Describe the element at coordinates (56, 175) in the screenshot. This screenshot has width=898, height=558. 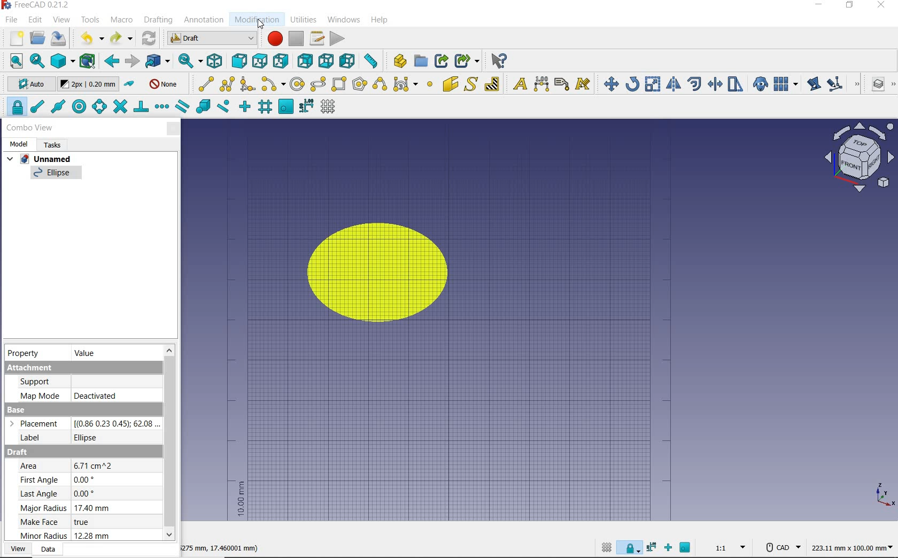
I see `ellipse` at that location.